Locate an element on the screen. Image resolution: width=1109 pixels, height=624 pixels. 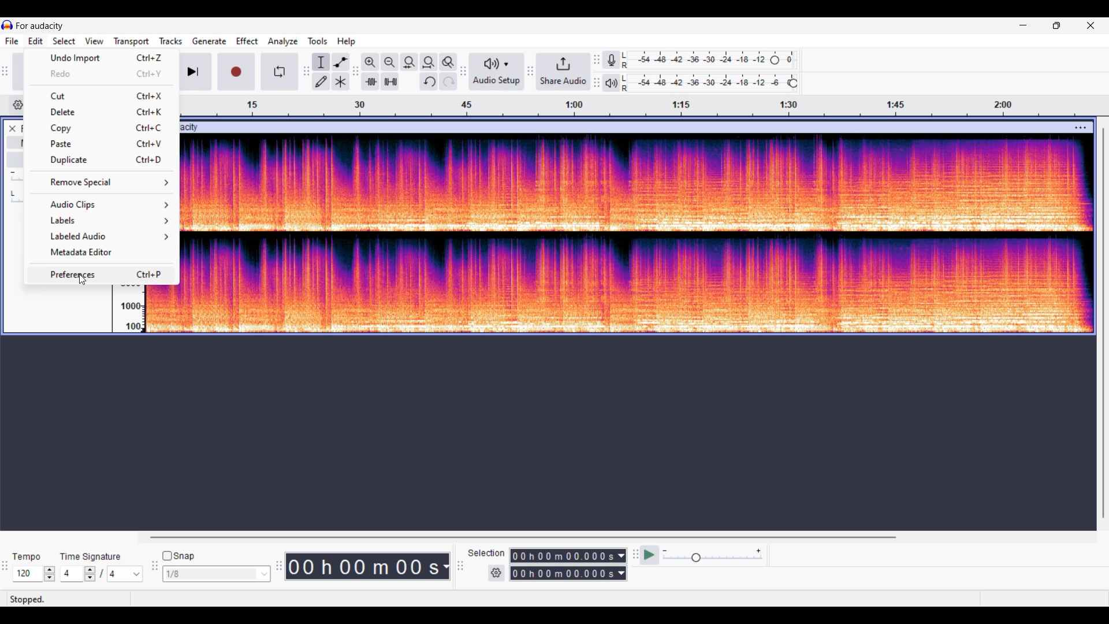
Recording meter is located at coordinates (611, 60).